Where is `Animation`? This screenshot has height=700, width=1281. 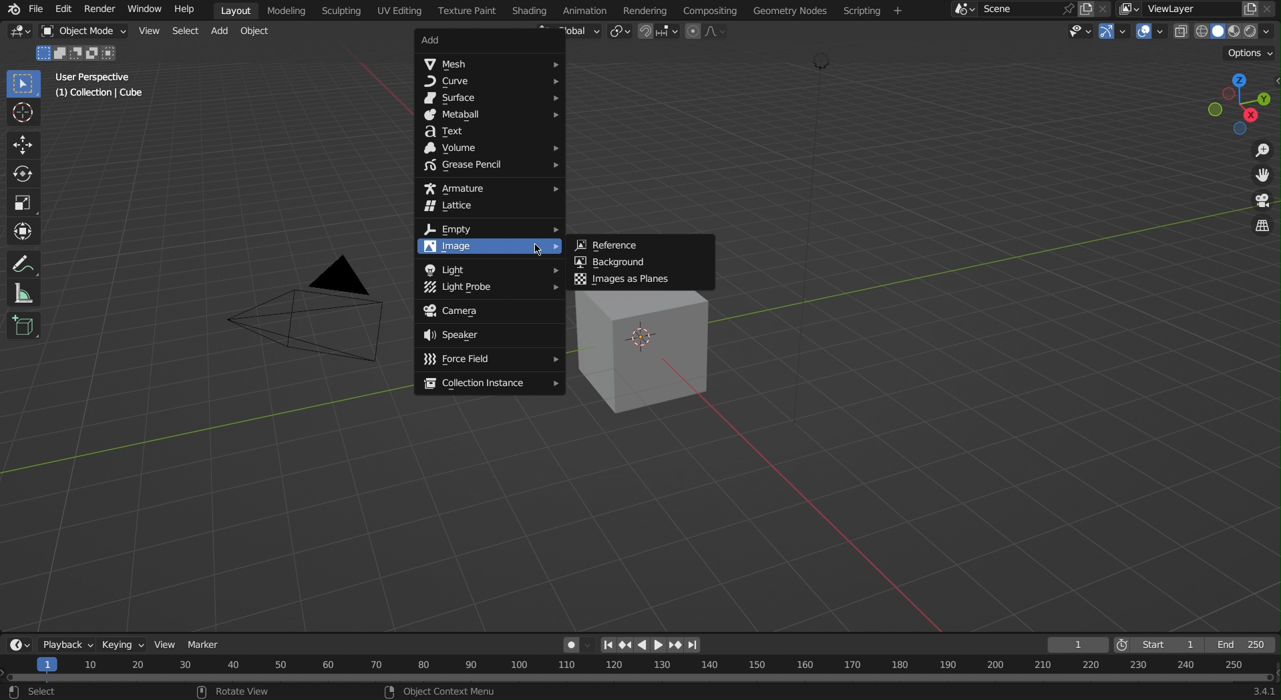 Animation is located at coordinates (587, 9).